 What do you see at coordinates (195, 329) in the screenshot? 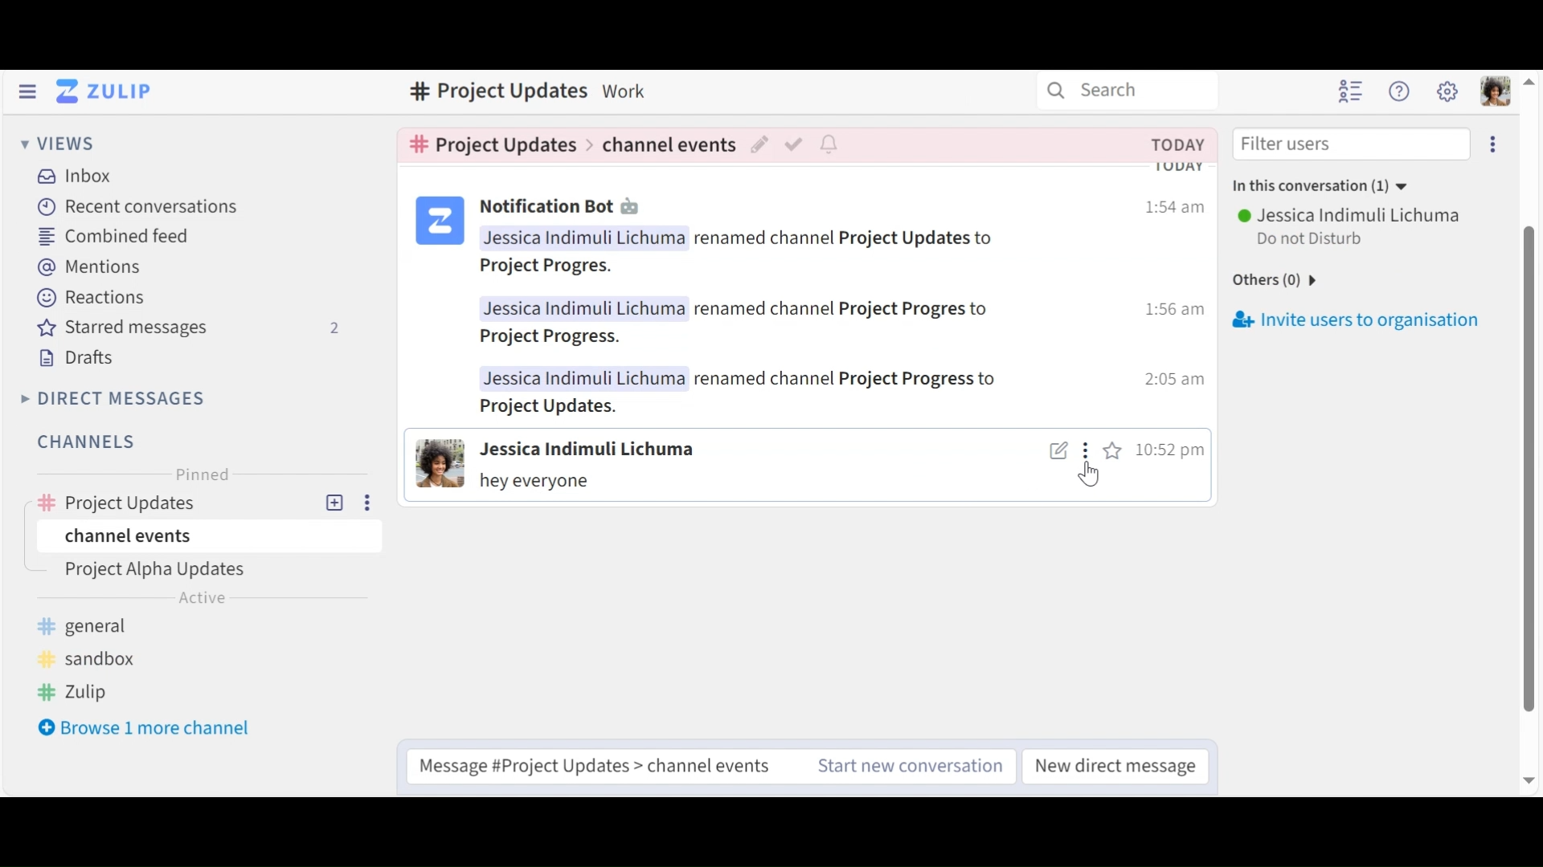
I see `Starred messages` at bounding box center [195, 329].